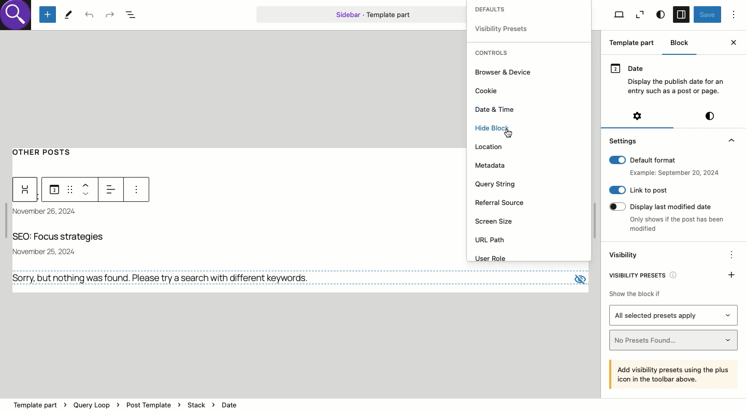 This screenshot has width=746, height=411. I want to click on visibility, so click(503, 28).